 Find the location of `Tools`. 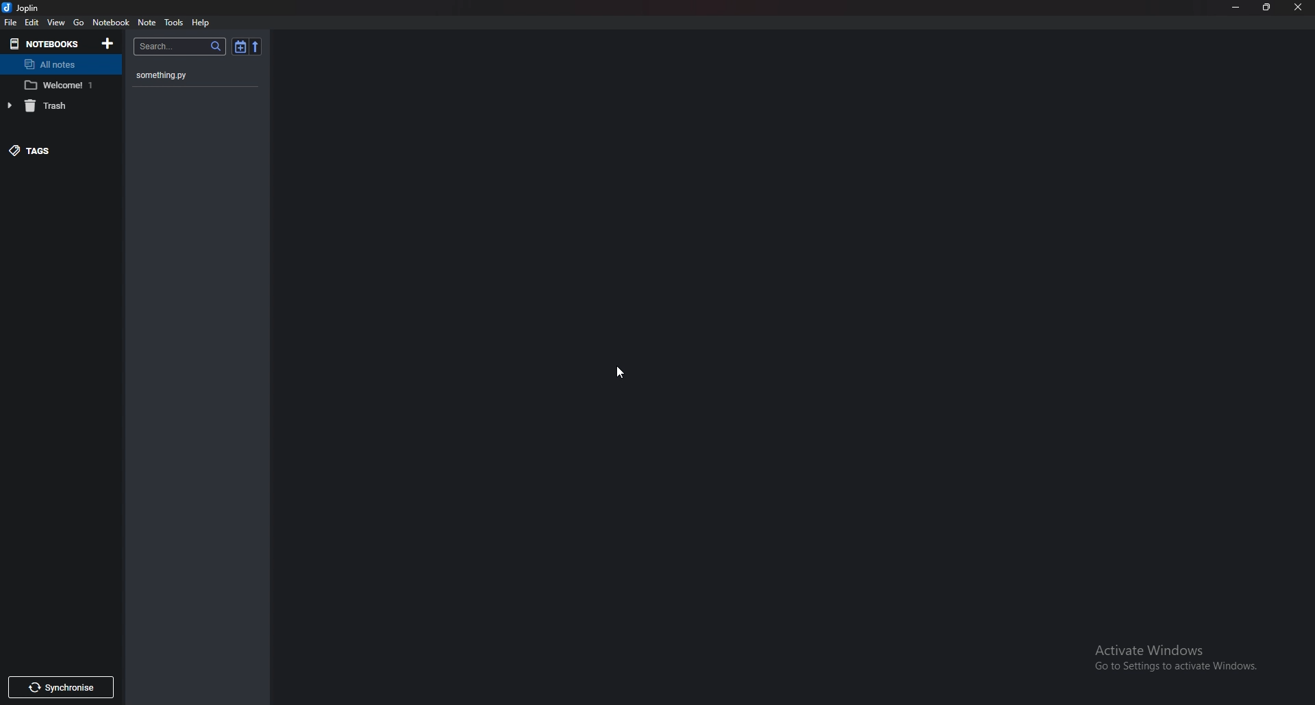

Tools is located at coordinates (173, 23).